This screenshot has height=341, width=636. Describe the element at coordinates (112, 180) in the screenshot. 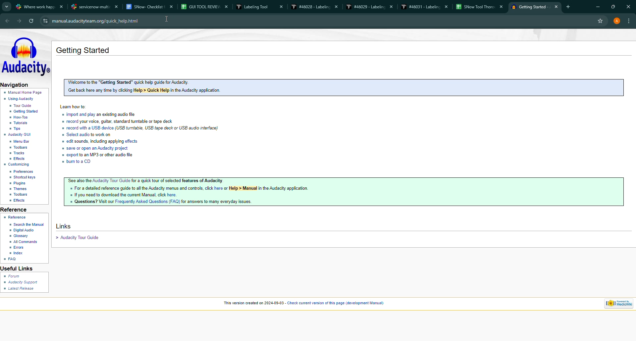

I see `Audacity Tour Guide` at that location.